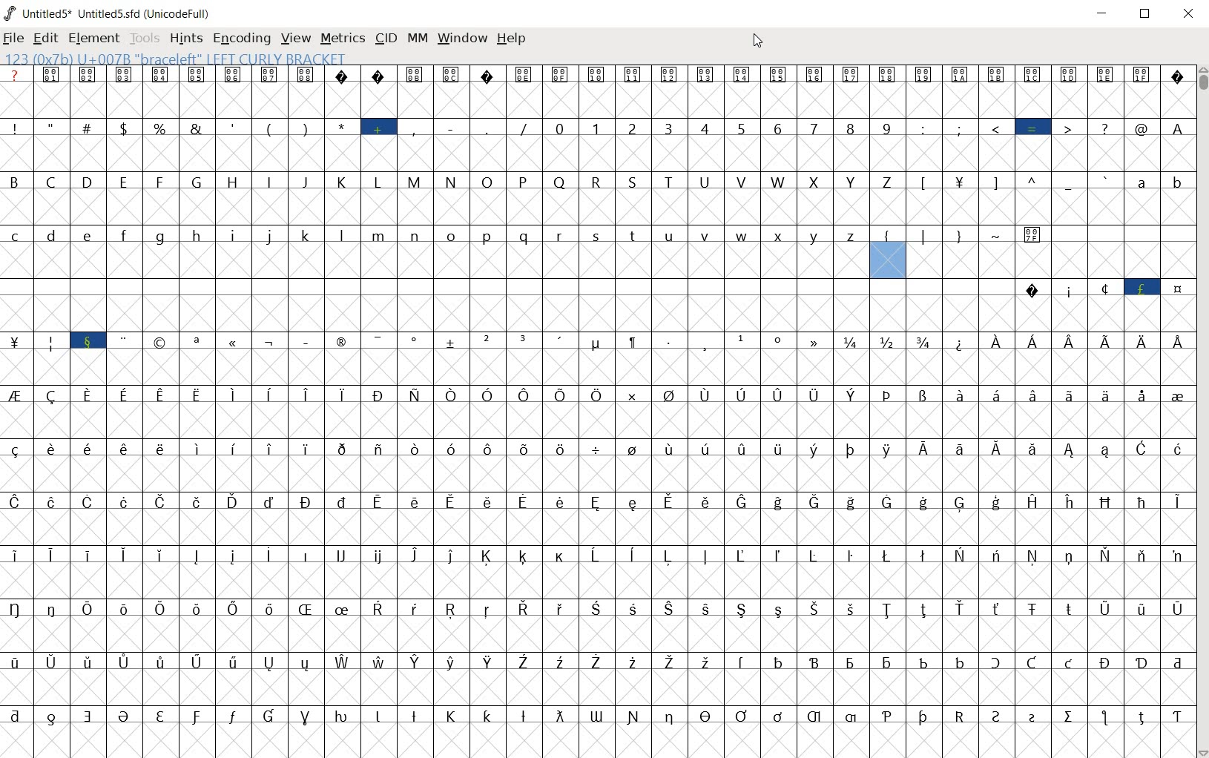 This screenshot has height=758, width=1209. What do you see at coordinates (417, 39) in the screenshot?
I see `mm` at bounding box center [417, 39].